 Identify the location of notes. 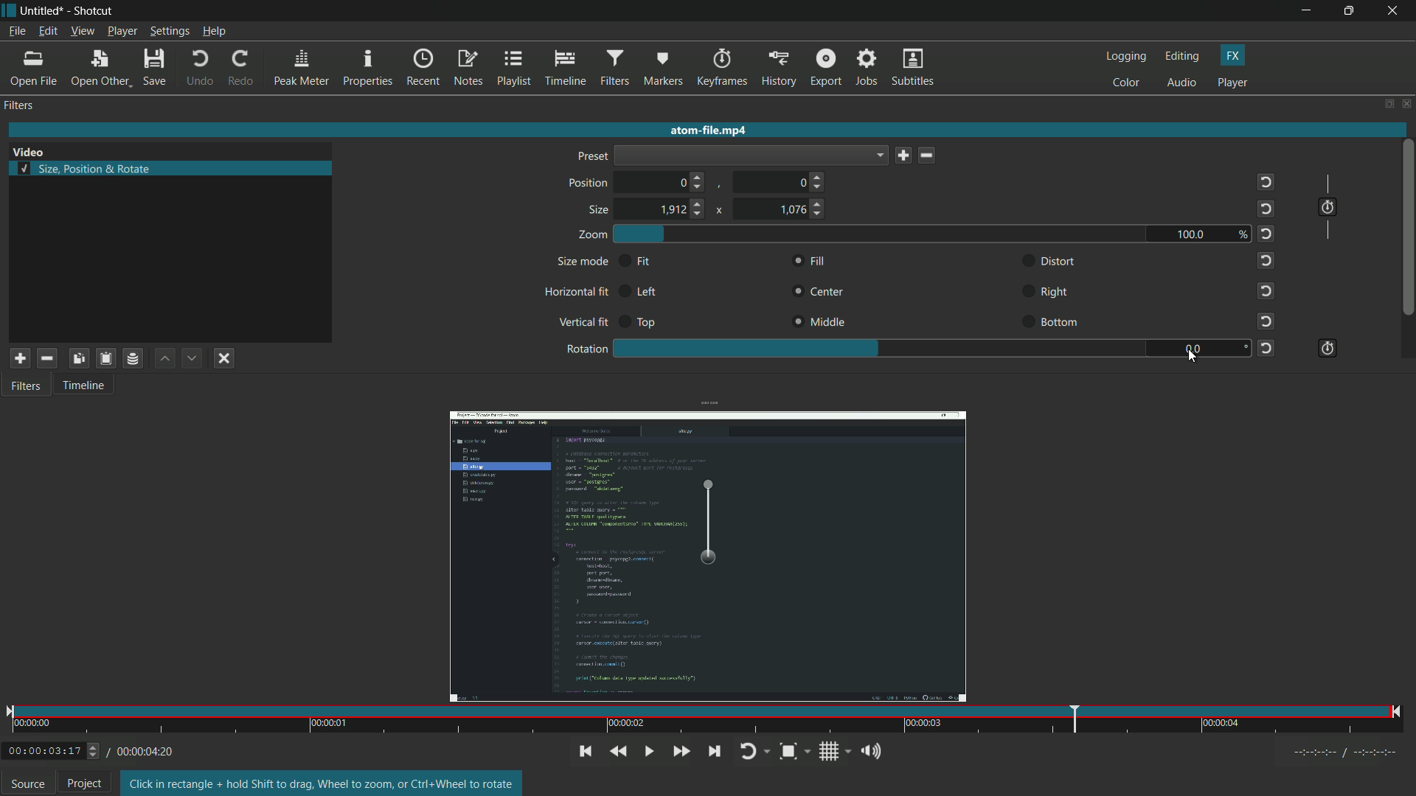
(467, 69).